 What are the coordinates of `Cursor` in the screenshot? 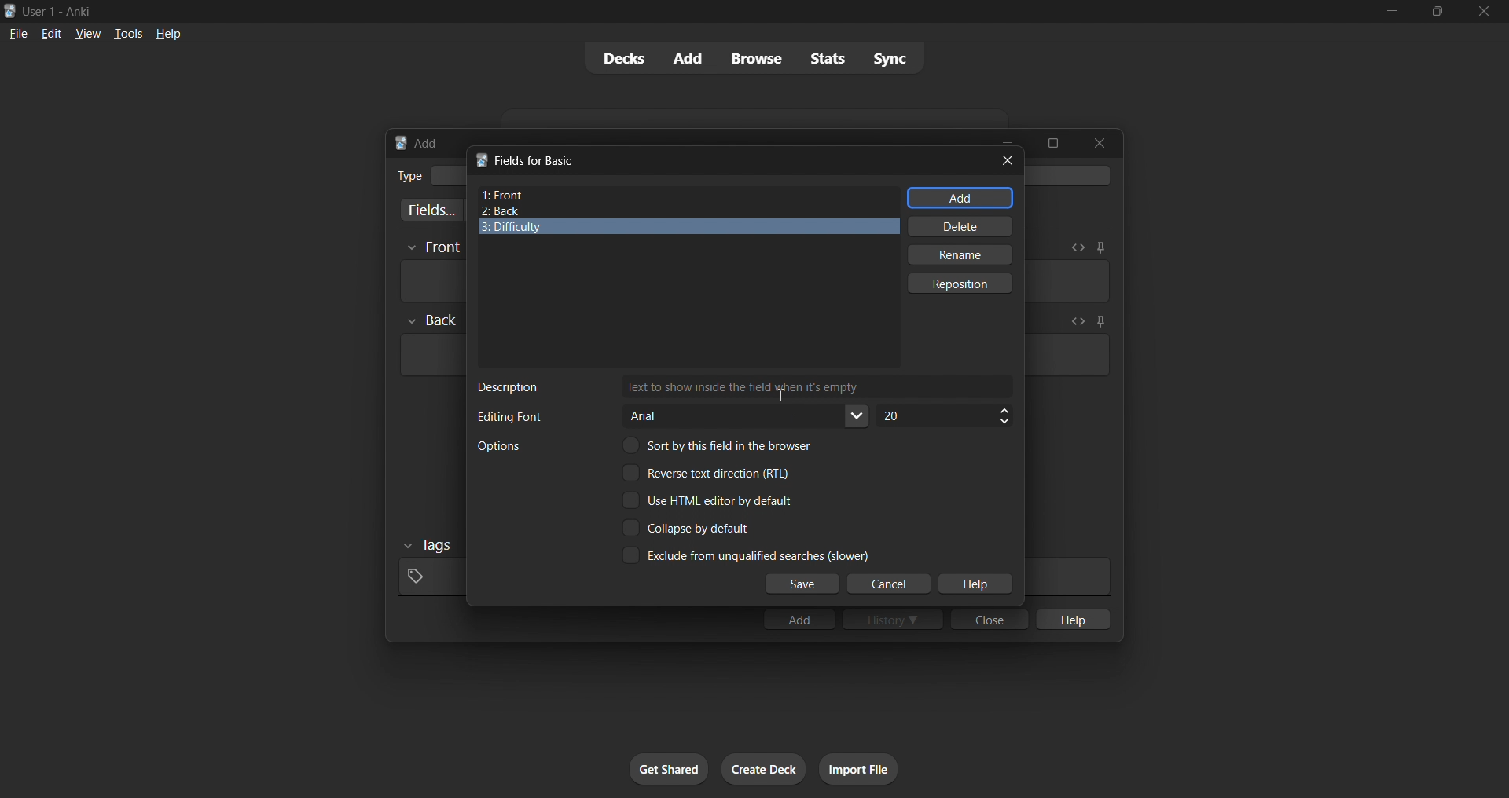 It's located at (780, 396).